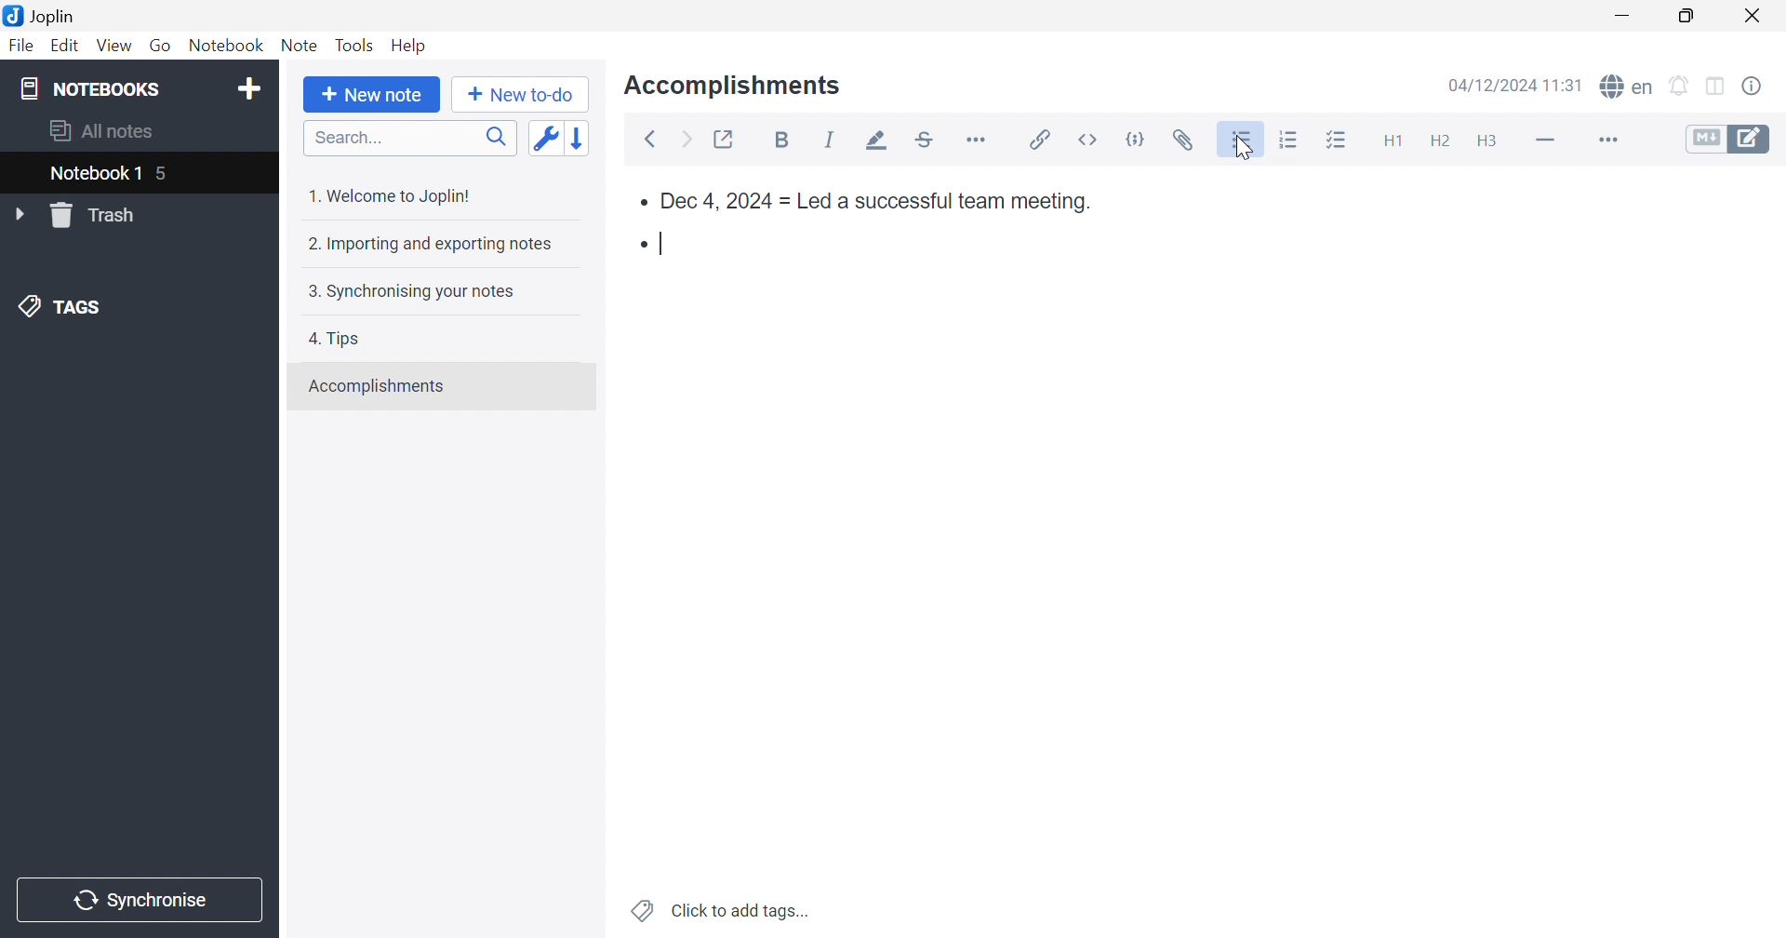 This screenshot has width=1786, height=938. What do you see at coordinates (353, 45) in the screenshot?
I see `Tools` at bounding box center [353, 45].